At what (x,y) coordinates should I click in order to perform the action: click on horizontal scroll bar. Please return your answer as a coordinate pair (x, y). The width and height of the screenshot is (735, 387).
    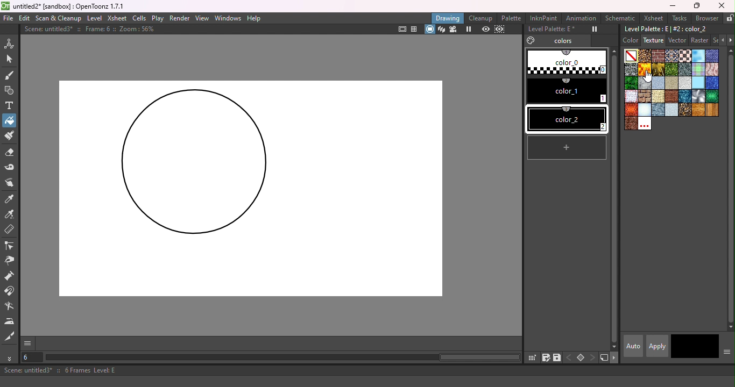
    Looking at the image, I should click on (284, 357).